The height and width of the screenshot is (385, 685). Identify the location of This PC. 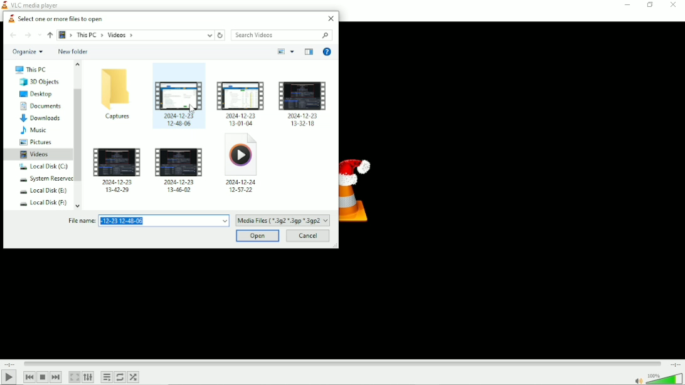
(30, 70).